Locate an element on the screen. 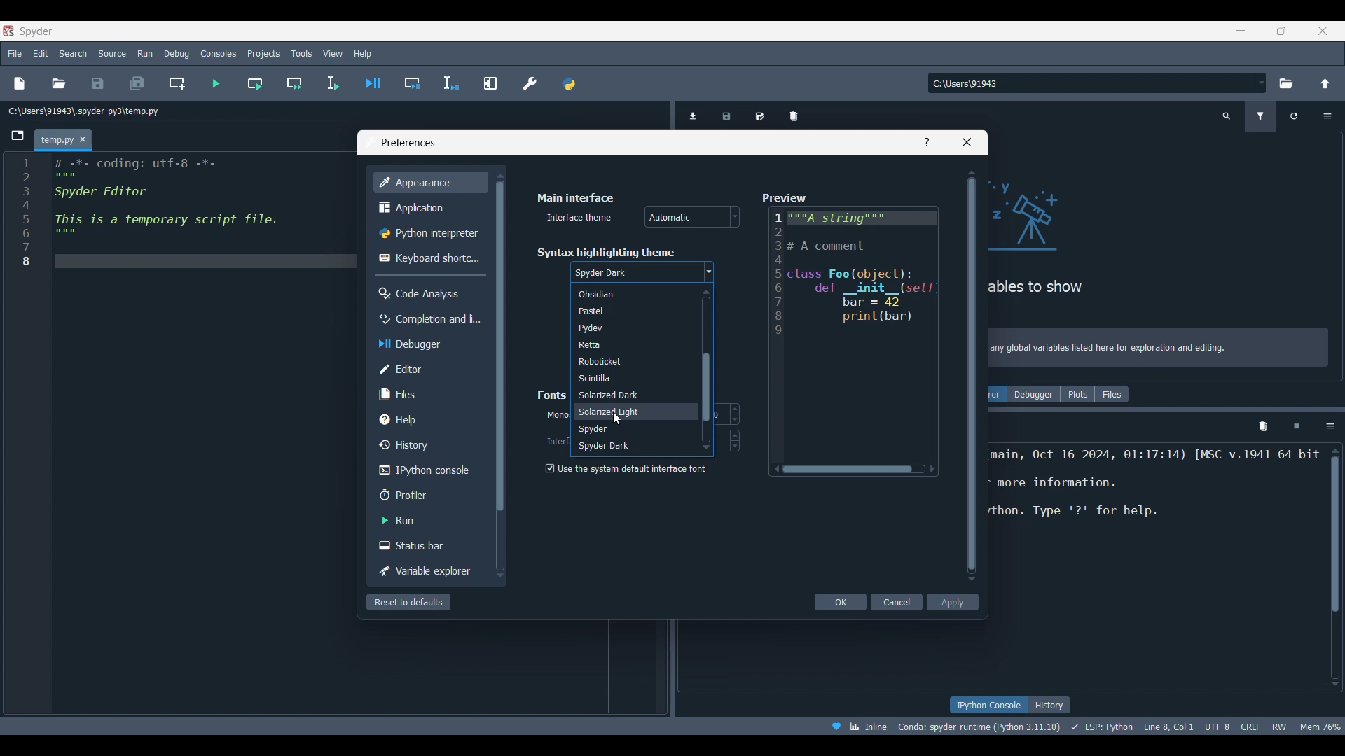 The width and height of the screenshot is (1345, 756). Help is located at coordinates (927, 142).